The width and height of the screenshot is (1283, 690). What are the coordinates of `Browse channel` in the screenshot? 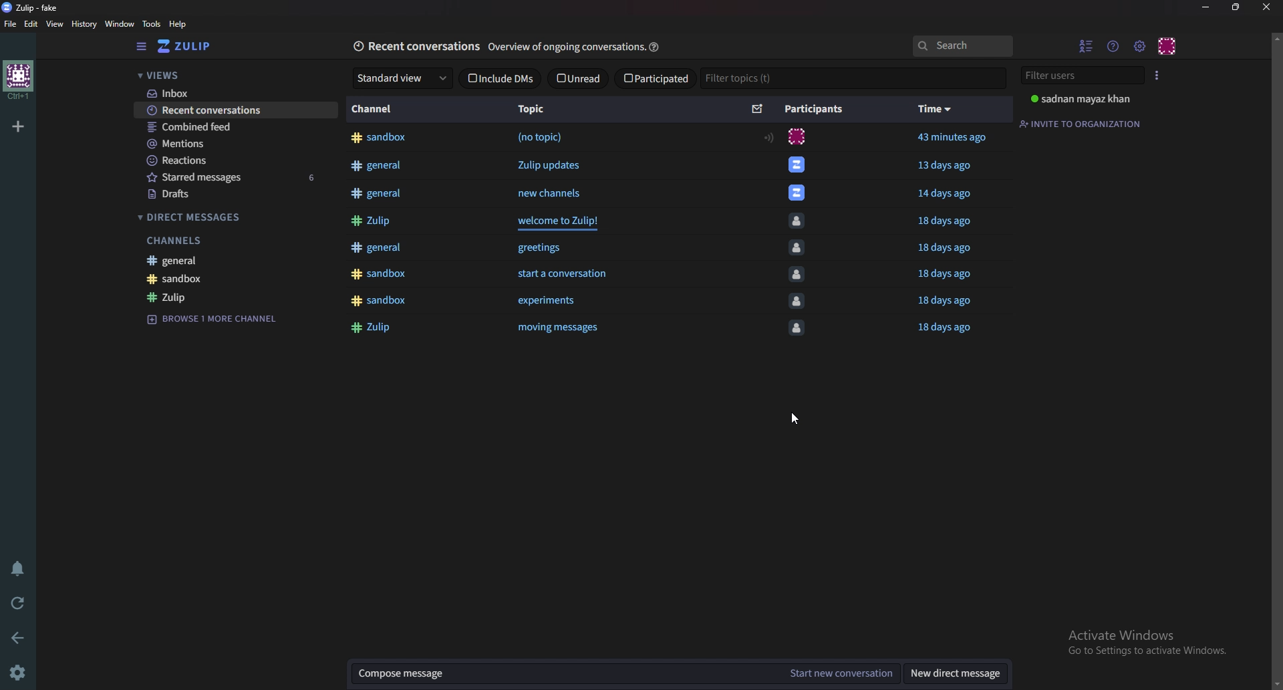 It's located at (217, 338).